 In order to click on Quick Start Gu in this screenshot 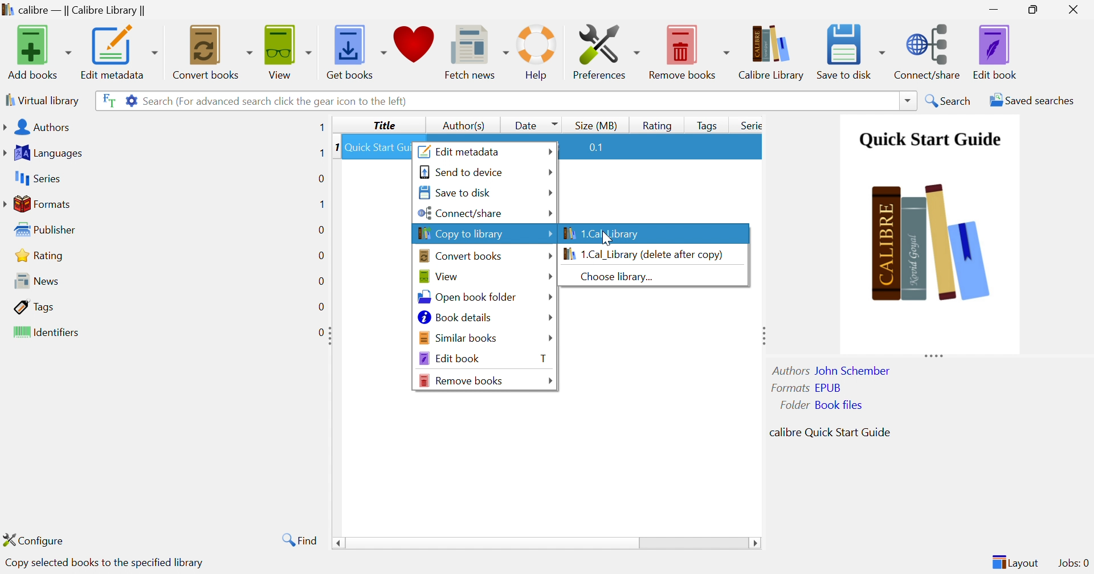, I will do `click(377, 148)`.